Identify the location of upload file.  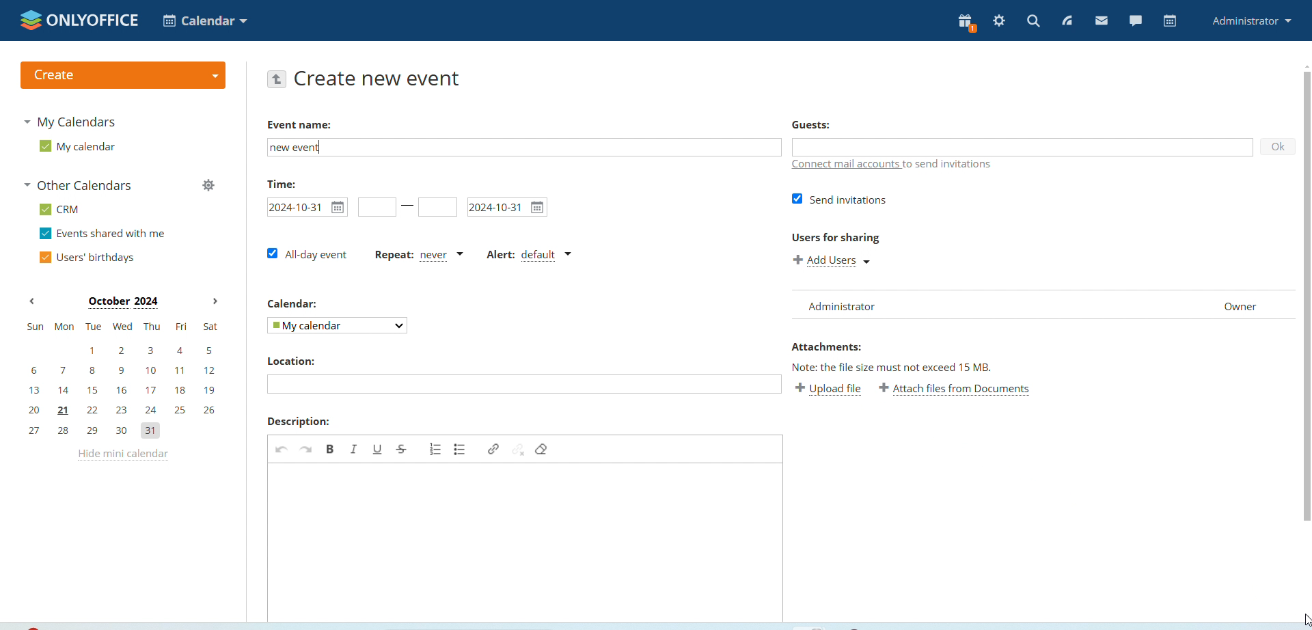
(830, 389).